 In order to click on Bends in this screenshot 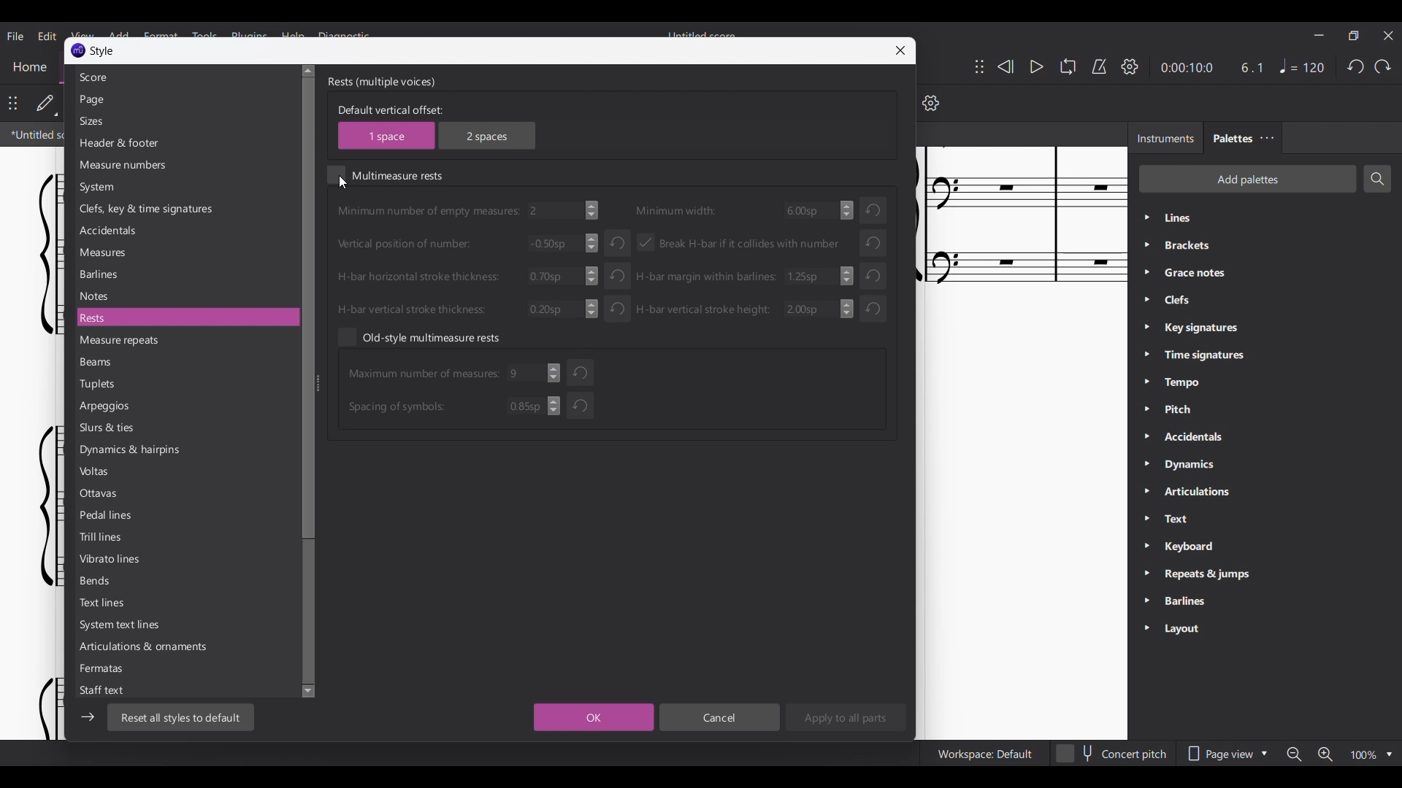, I will do `click(185, 581)`.